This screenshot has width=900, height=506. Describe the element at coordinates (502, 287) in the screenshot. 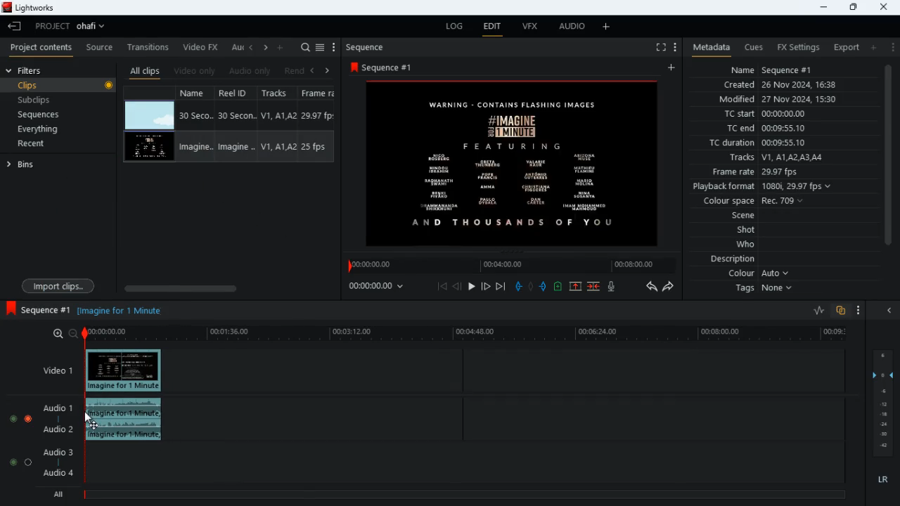

I see `end` at that location.